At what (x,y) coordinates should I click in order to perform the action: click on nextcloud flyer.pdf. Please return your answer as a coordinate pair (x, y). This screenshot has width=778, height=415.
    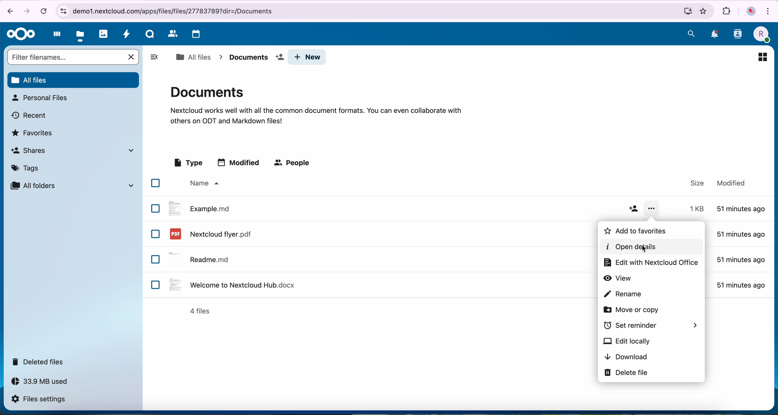
    Looking at the image, I should click on (210, 234).